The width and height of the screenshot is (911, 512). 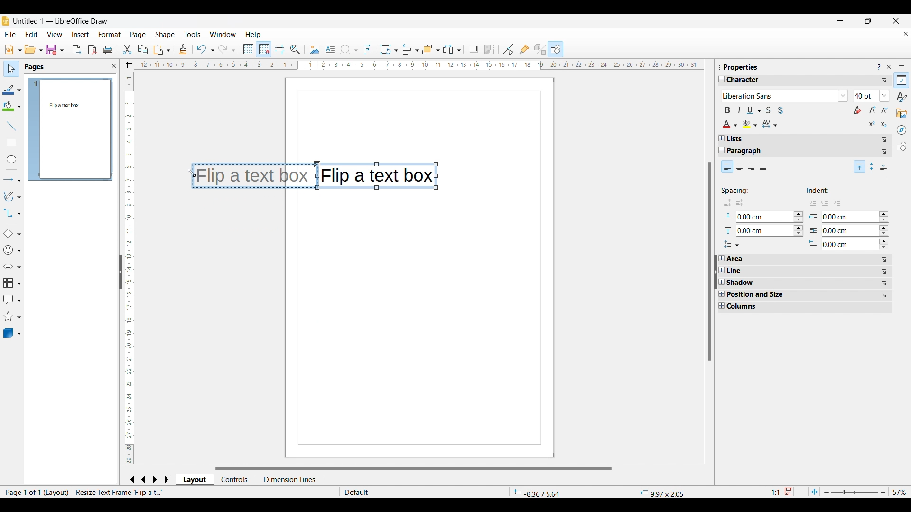 What do you see at coordinates (884, 231) in the screenshot?
I see `Change respective indent option` at bounding box center [884, 231].